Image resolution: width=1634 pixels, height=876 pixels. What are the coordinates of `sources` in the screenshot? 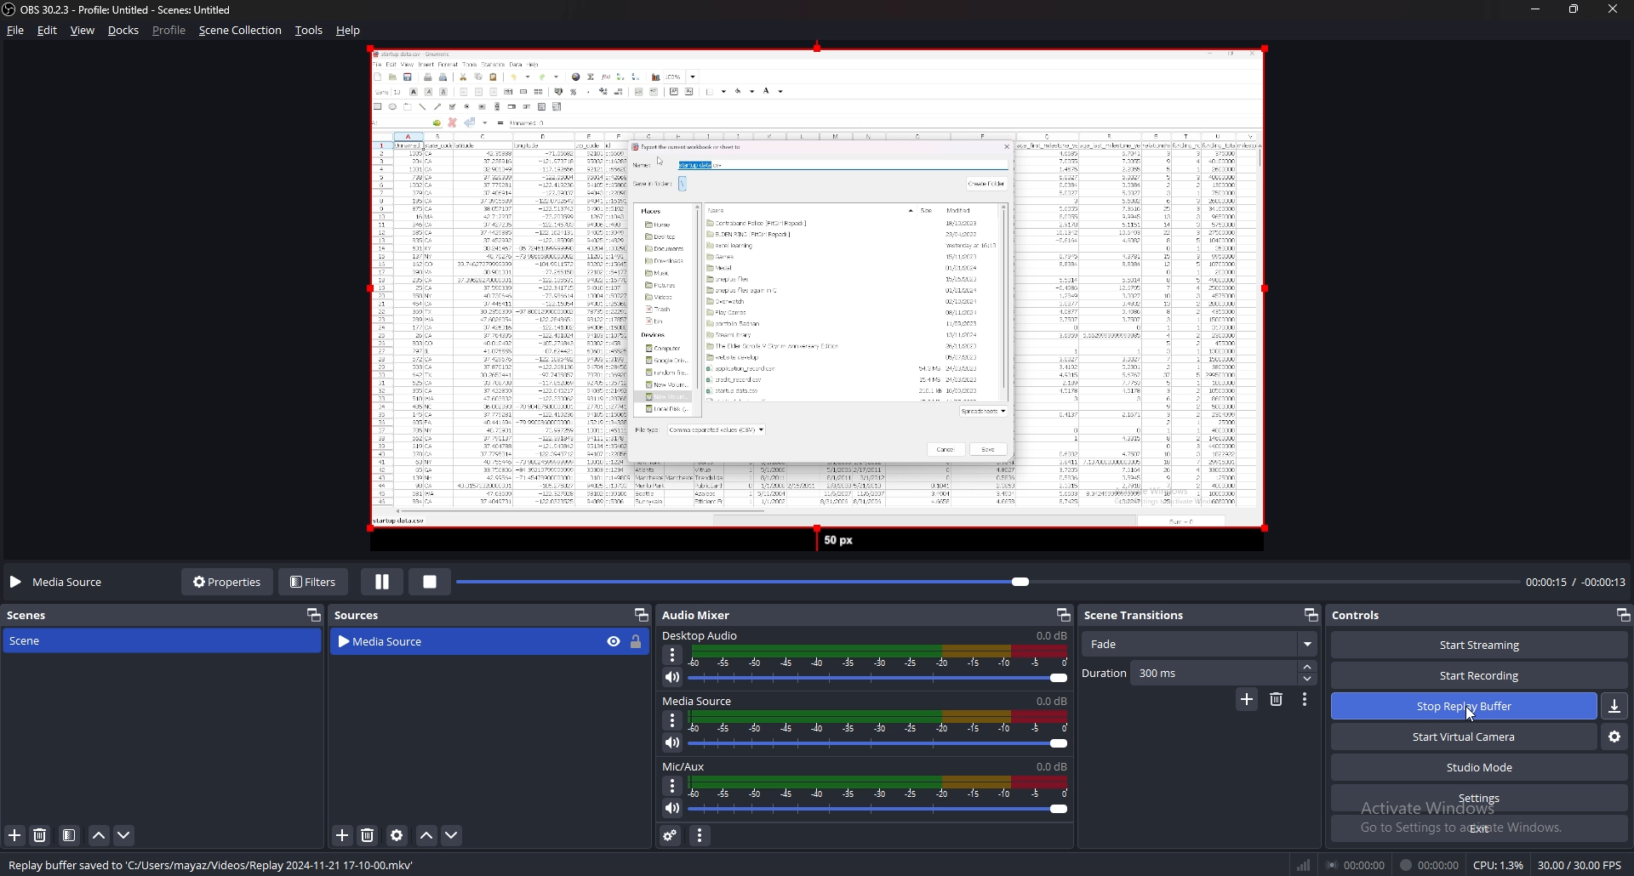 It's located at (363, 614).